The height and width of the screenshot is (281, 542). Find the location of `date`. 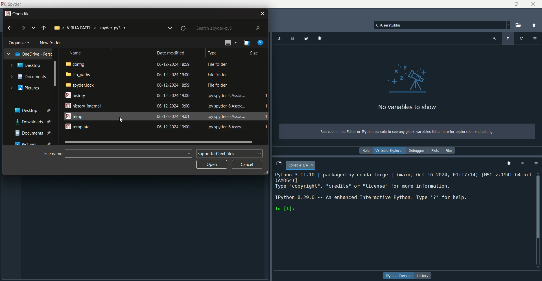

date is located at coordinates (174, 126).